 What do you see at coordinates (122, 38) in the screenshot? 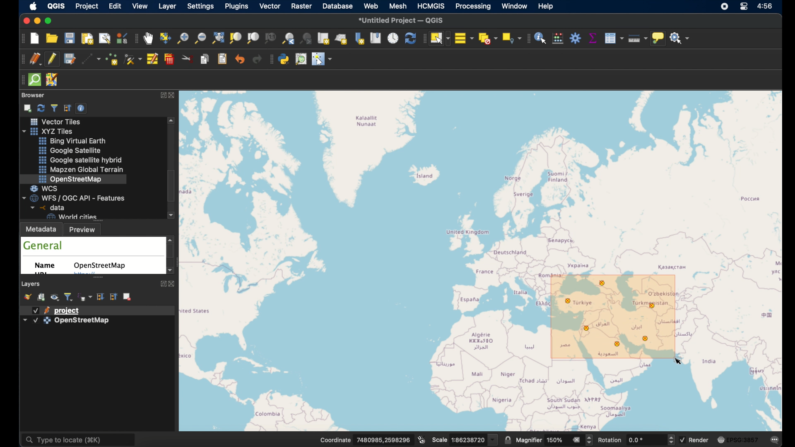
I see `style manager` at bounding box center [122, 38].